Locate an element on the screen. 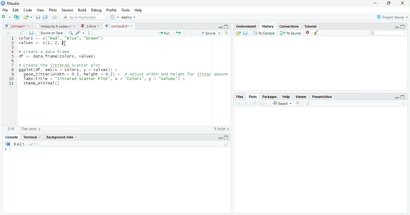 This screenshot has height=215, width=410. Compile Report is located at coordinates (91, 33).